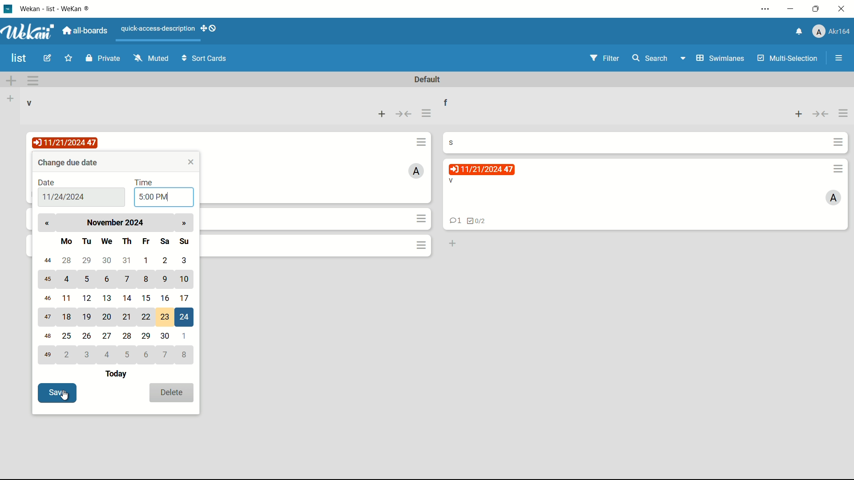 This screenshot has height=480, width=854. Describe the element at coordinates (423, 218) in the screenshot. I see `card actions` at that location.